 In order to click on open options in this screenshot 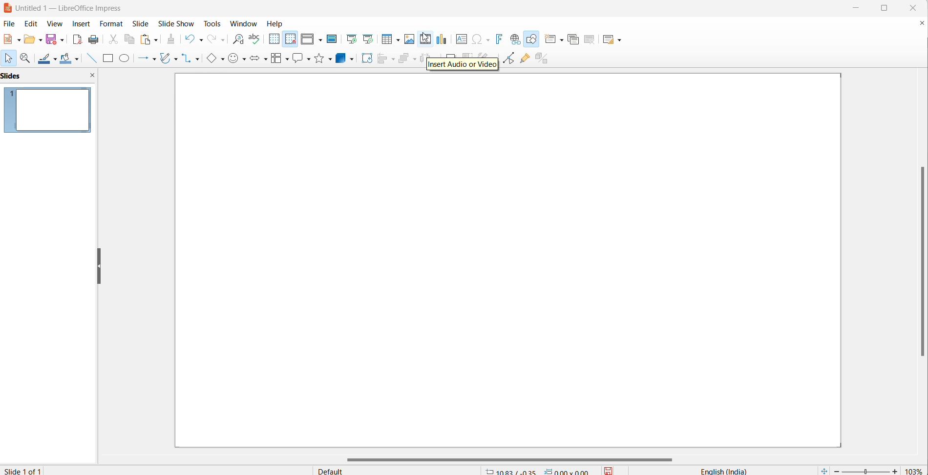, I will do `click(40, 40)`.